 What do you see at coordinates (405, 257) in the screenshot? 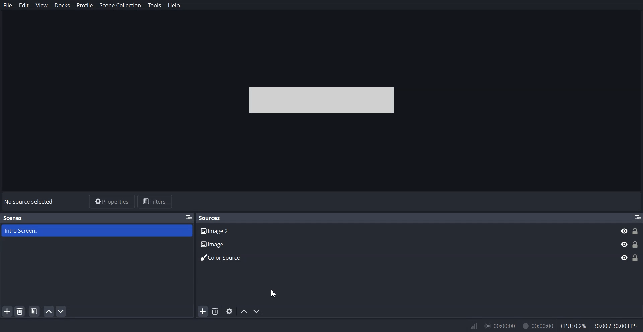
I see `Color Source` at bounding box center [405, 257].